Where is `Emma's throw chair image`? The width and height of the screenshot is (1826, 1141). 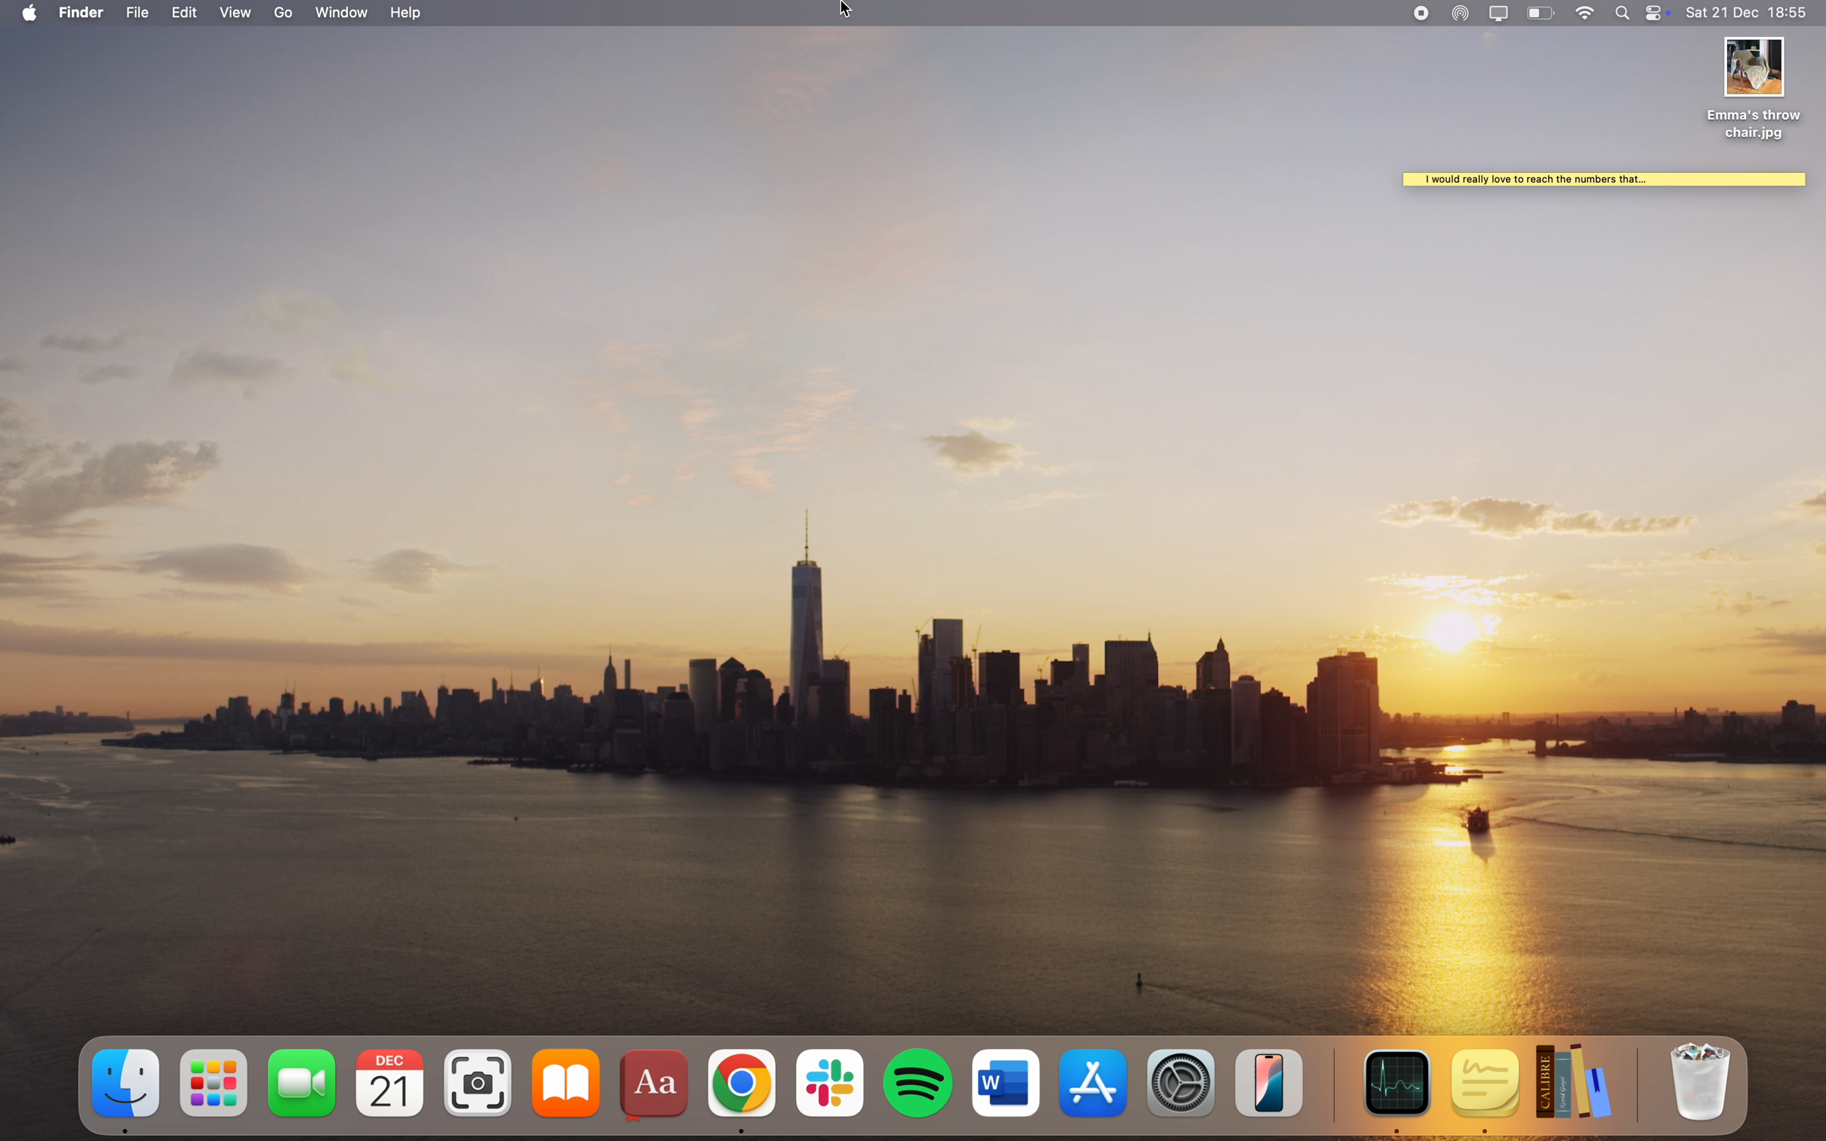 Emma's throw chair image is located at coordinates (1757, 90).